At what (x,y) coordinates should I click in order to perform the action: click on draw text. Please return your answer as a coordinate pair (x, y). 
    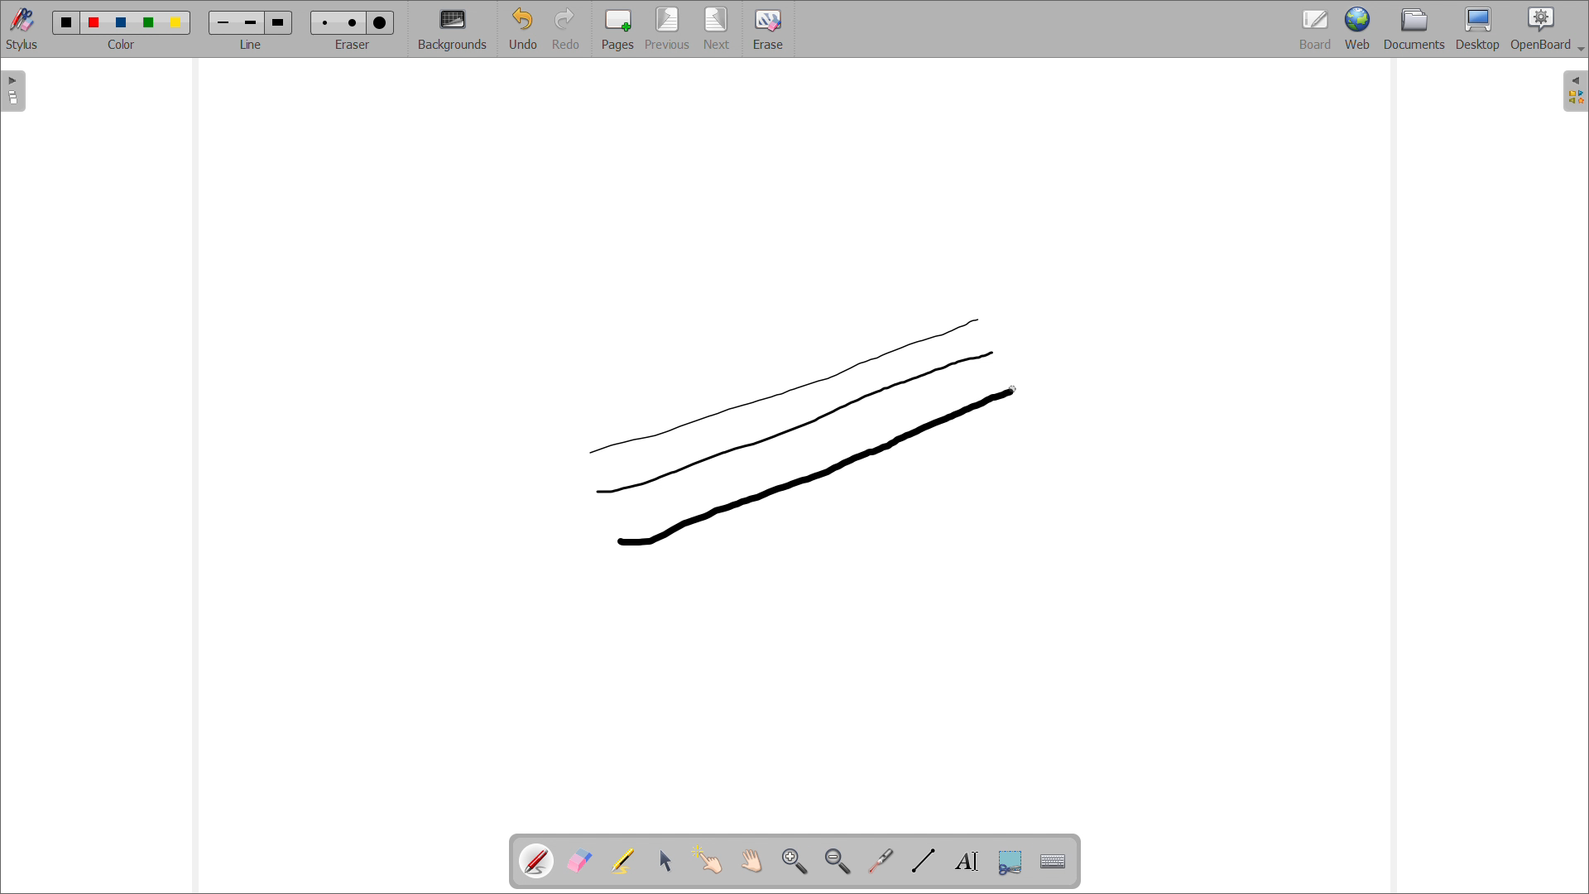
    Looking at the image, I should click on (968, 862).